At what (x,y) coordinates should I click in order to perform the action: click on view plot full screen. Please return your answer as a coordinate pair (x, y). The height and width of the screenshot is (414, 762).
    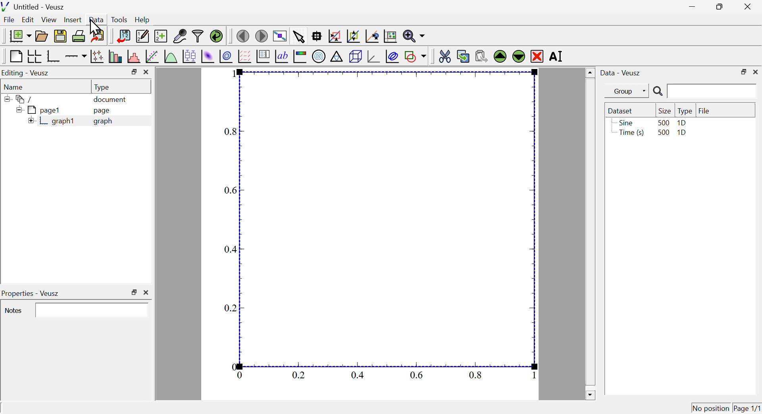
    Looking at the image, I should click on (280, 35).